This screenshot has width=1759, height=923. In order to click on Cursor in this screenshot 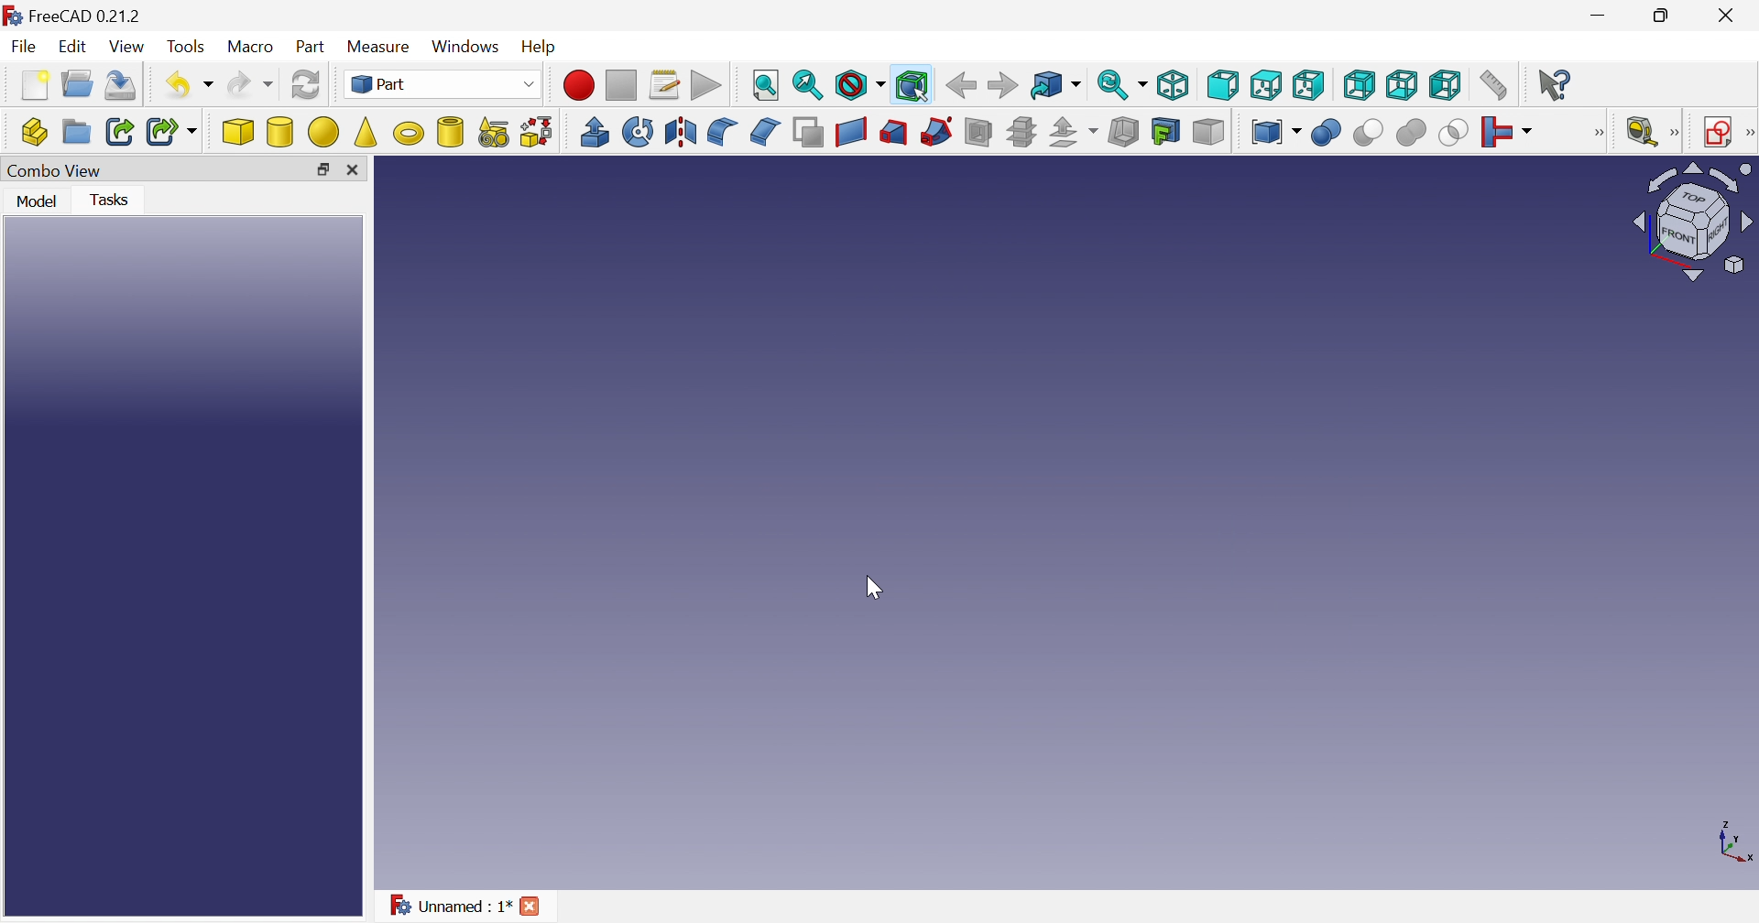, I will do `click(875, 588)`.